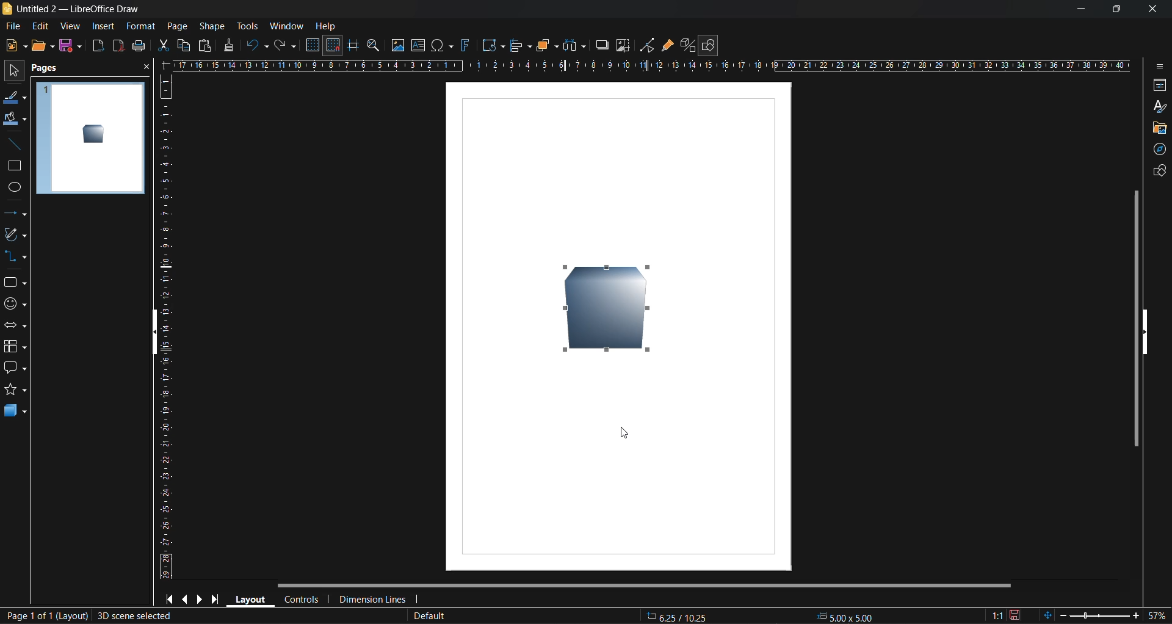 The width and height of the screenshot is (1172, 624). Describe the element at coordinates (258, 46) in the screenshot. I see `undo` at that location.